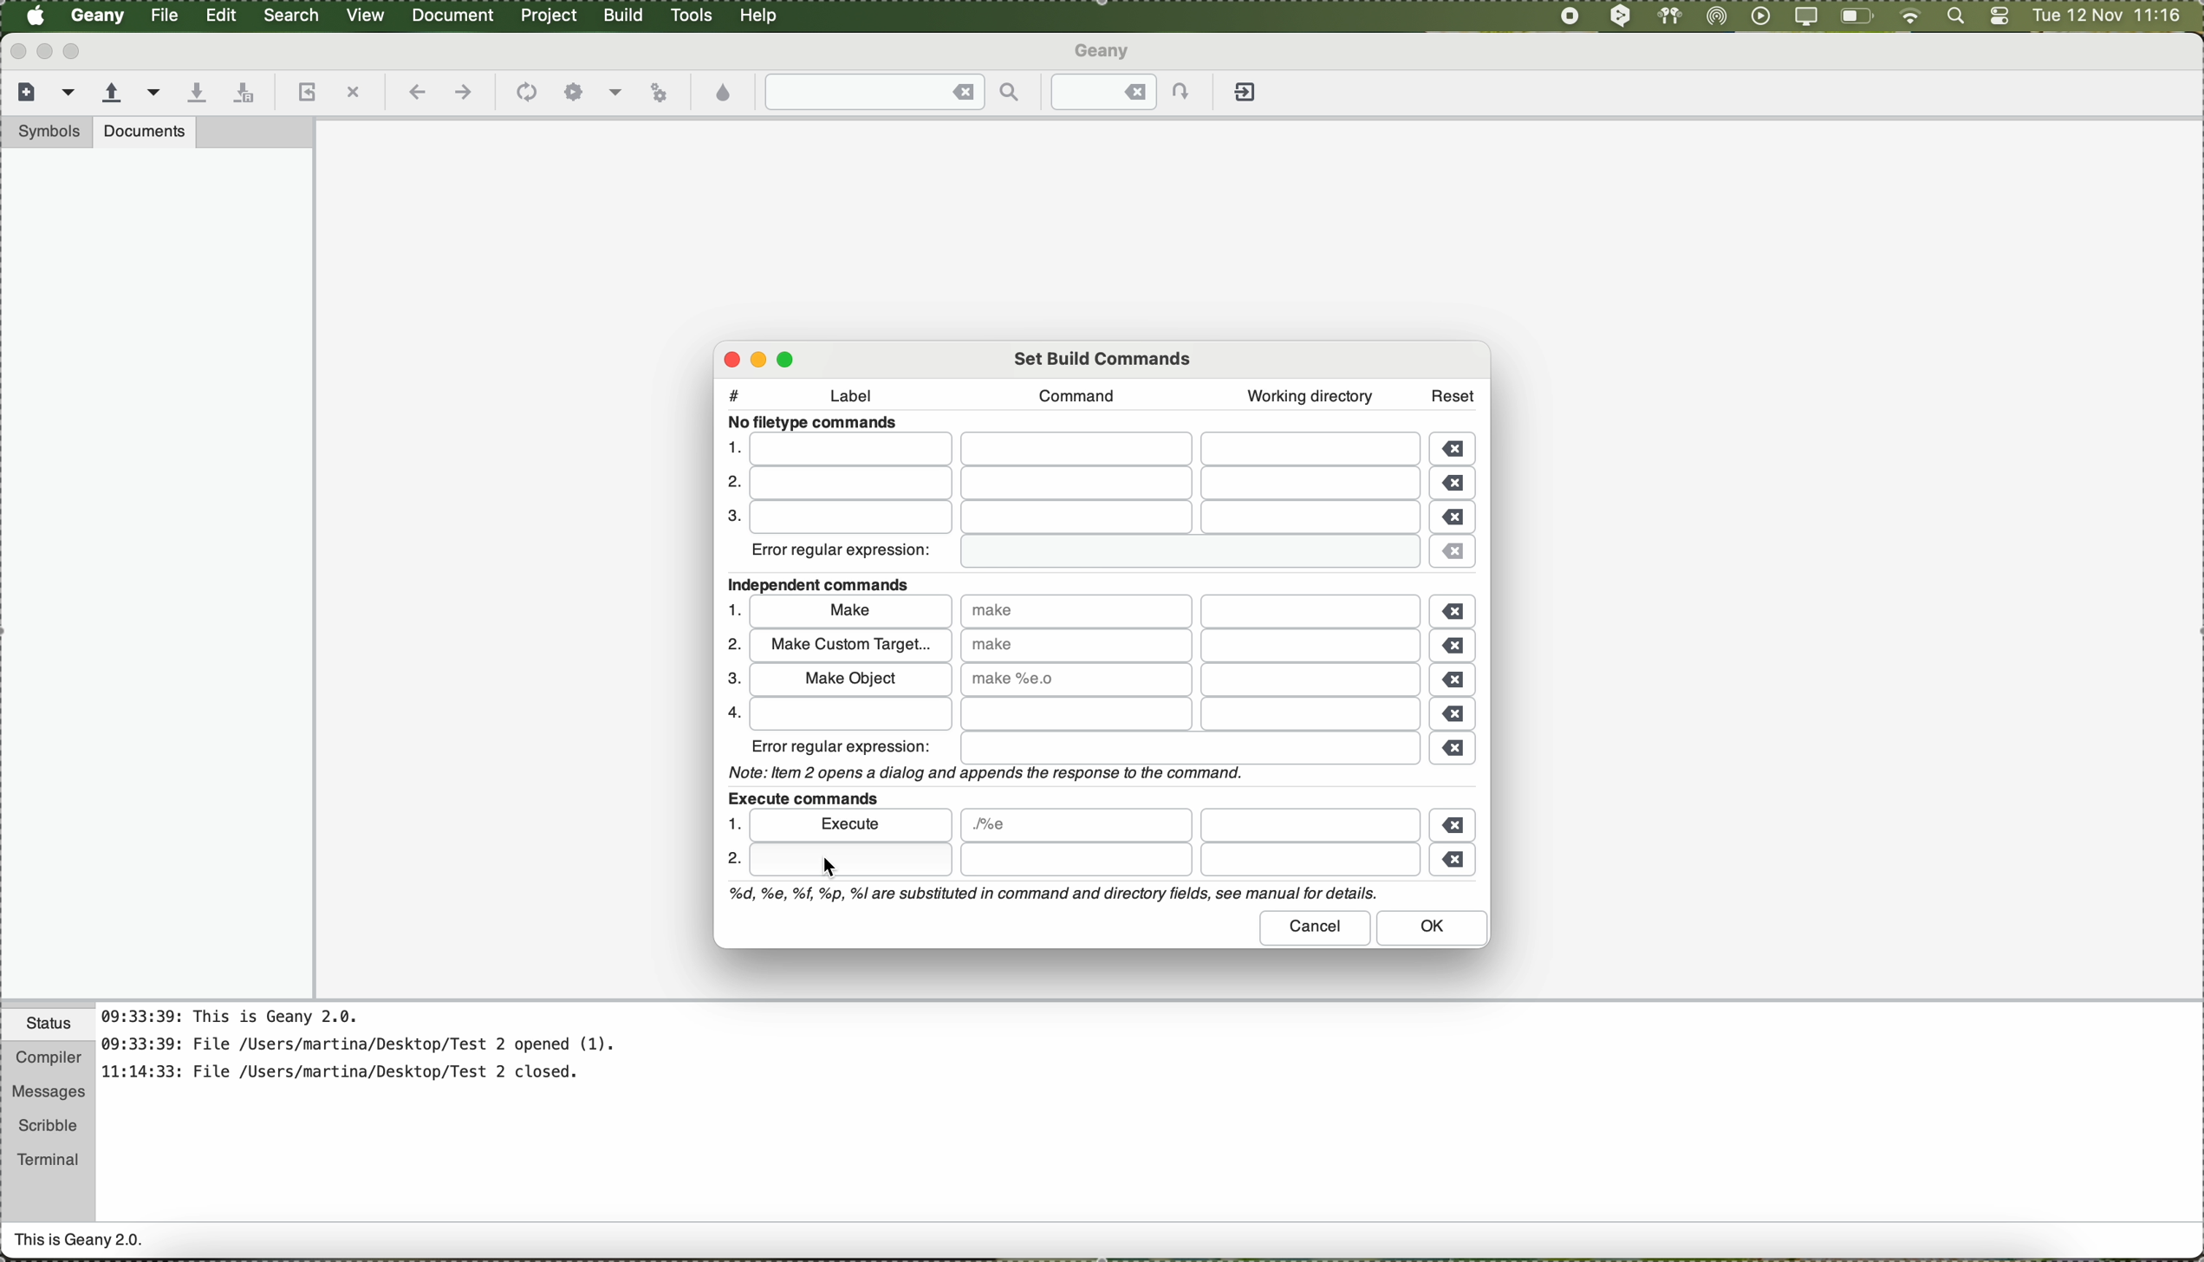  I want to click on reload the current file from disk, so click(304, 94).